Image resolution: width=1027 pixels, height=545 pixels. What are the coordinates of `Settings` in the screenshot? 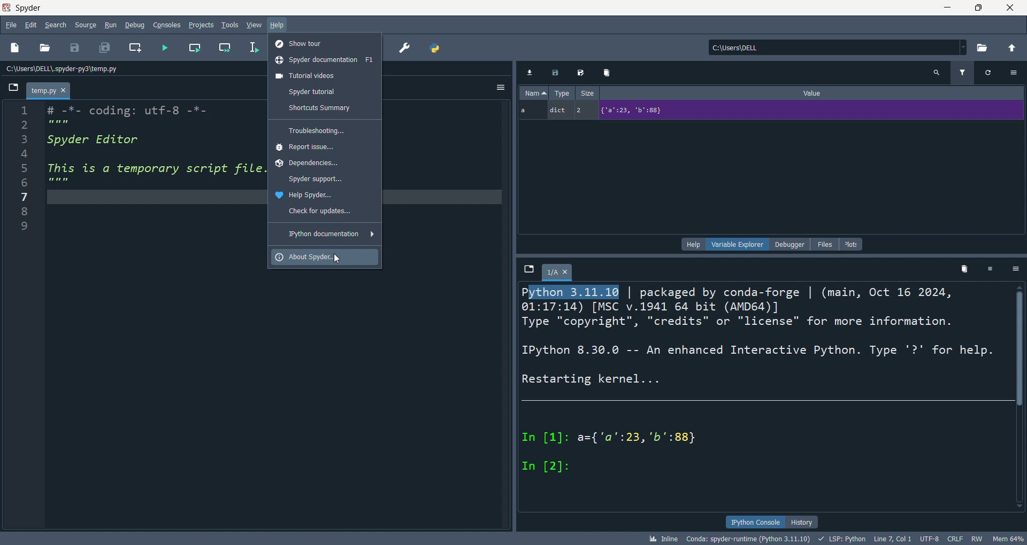 It's located at (1015, 268).